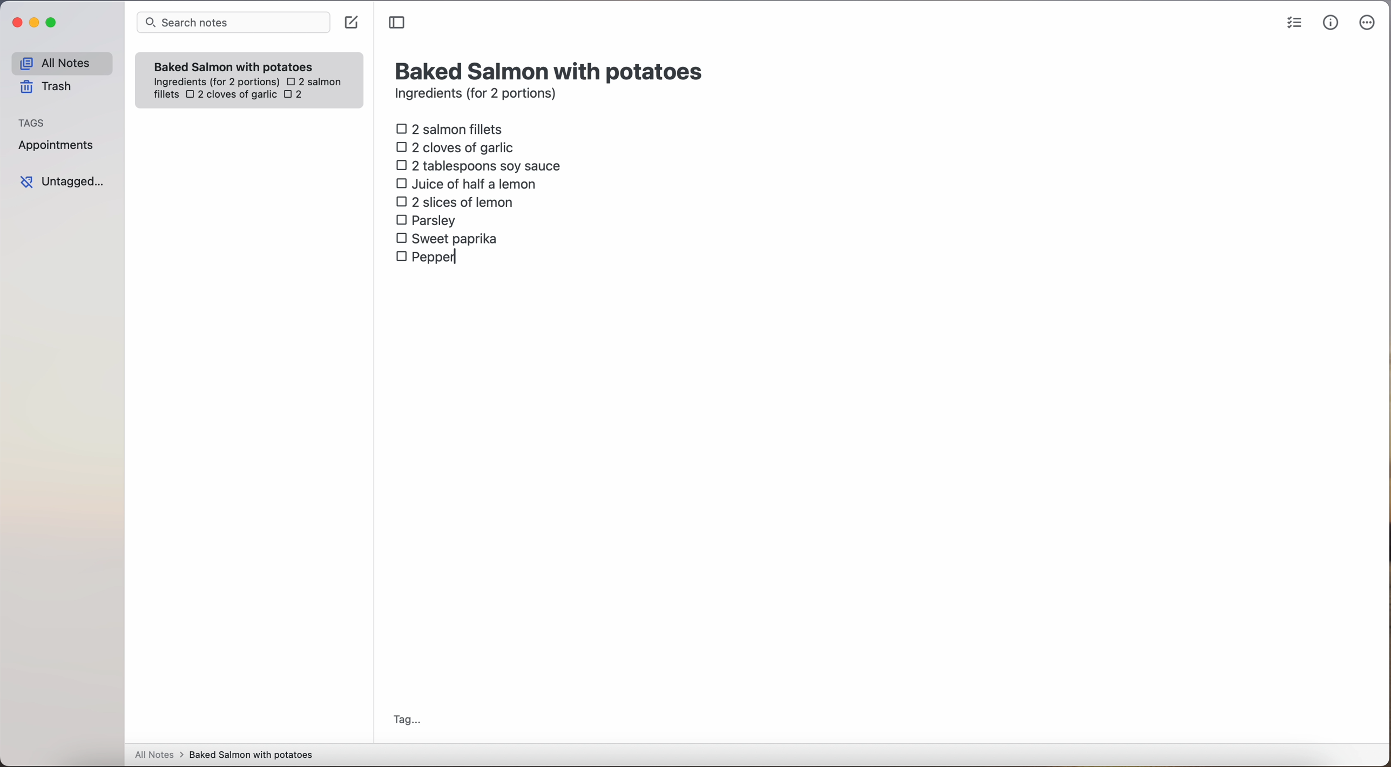  I want to click on juice of half a lemon, so click(469, 184).